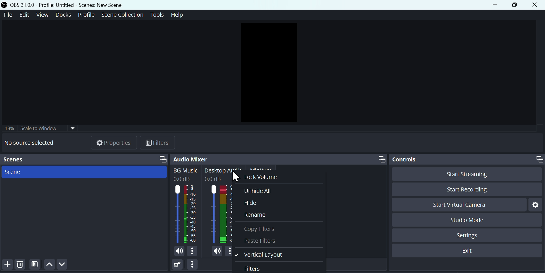 This screenshot has width=545, height=273. Describe the element at coordinates (463, 189) in the screenshot. I see `Start recording` at that location.